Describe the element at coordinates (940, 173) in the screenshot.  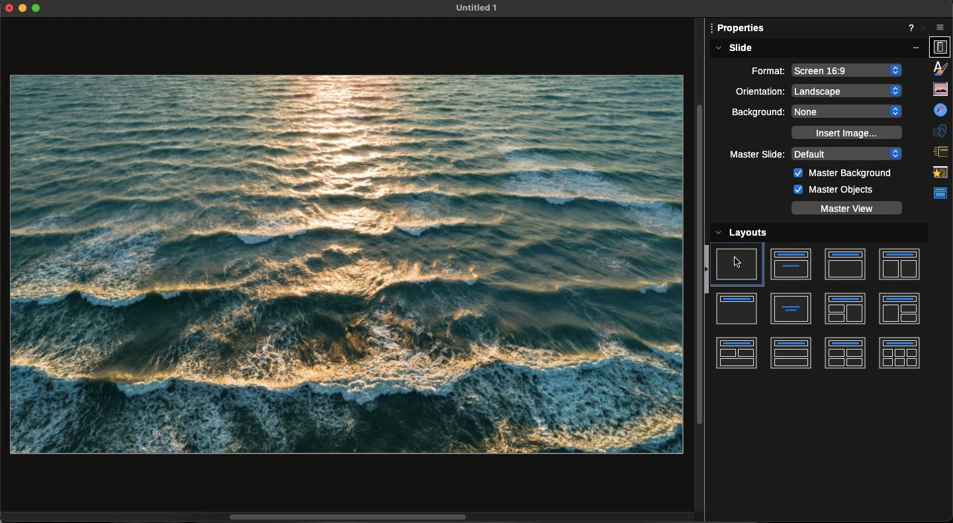
I see `Animation` at that location.